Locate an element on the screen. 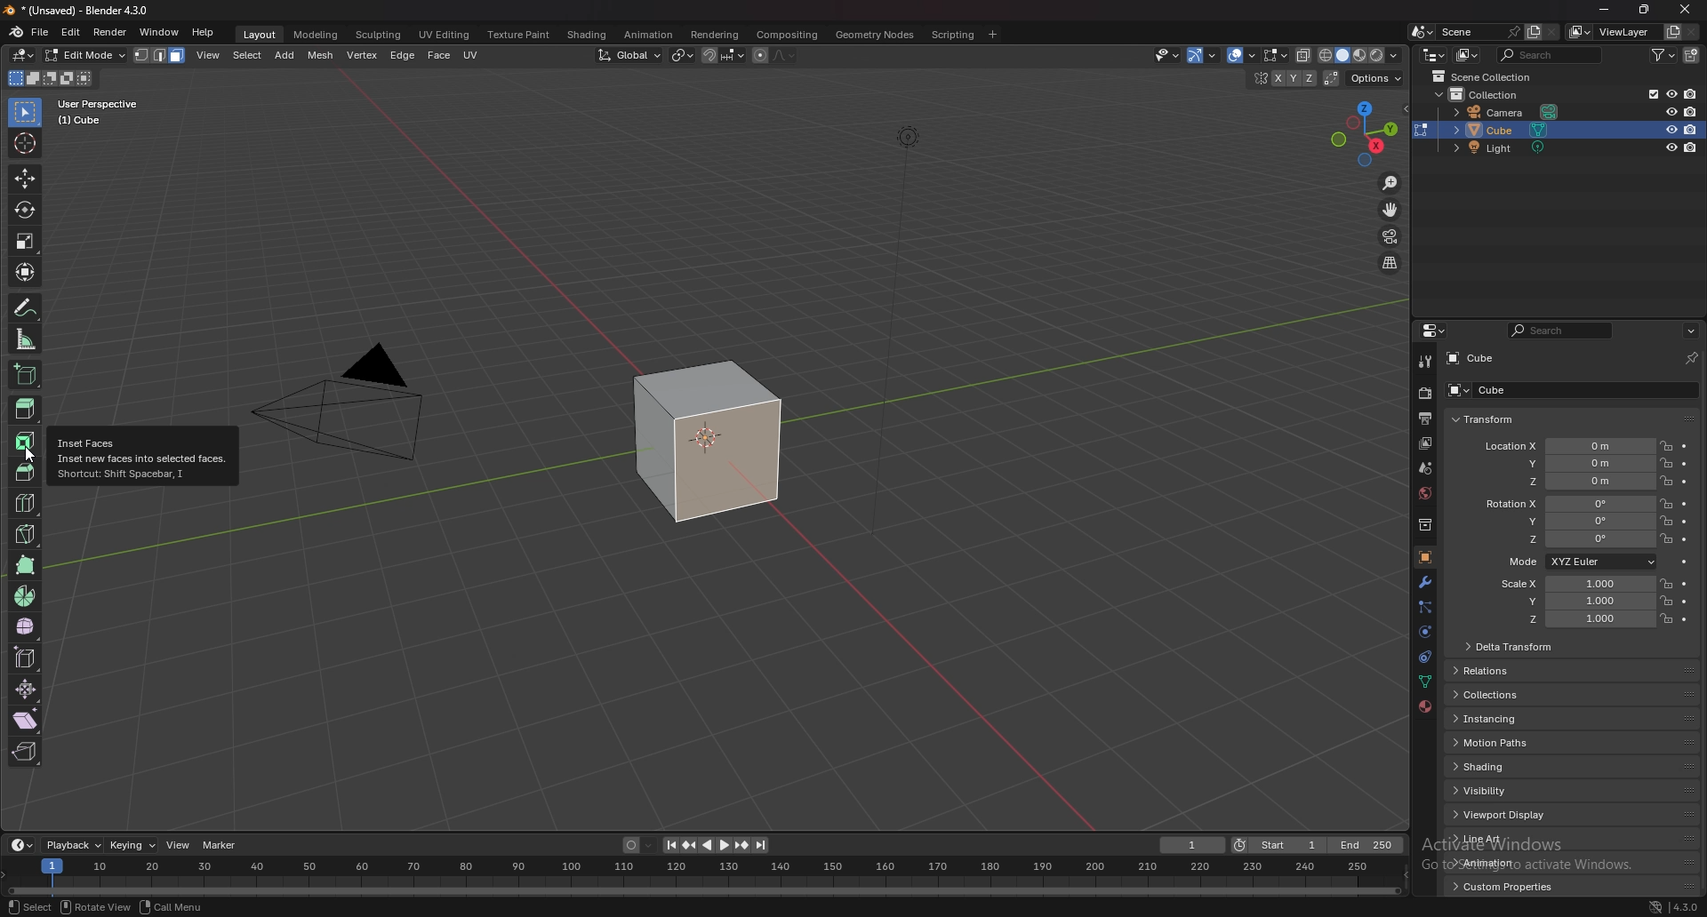 The image size is (1707, 917). rotate view is located at coordinates (95, 906).